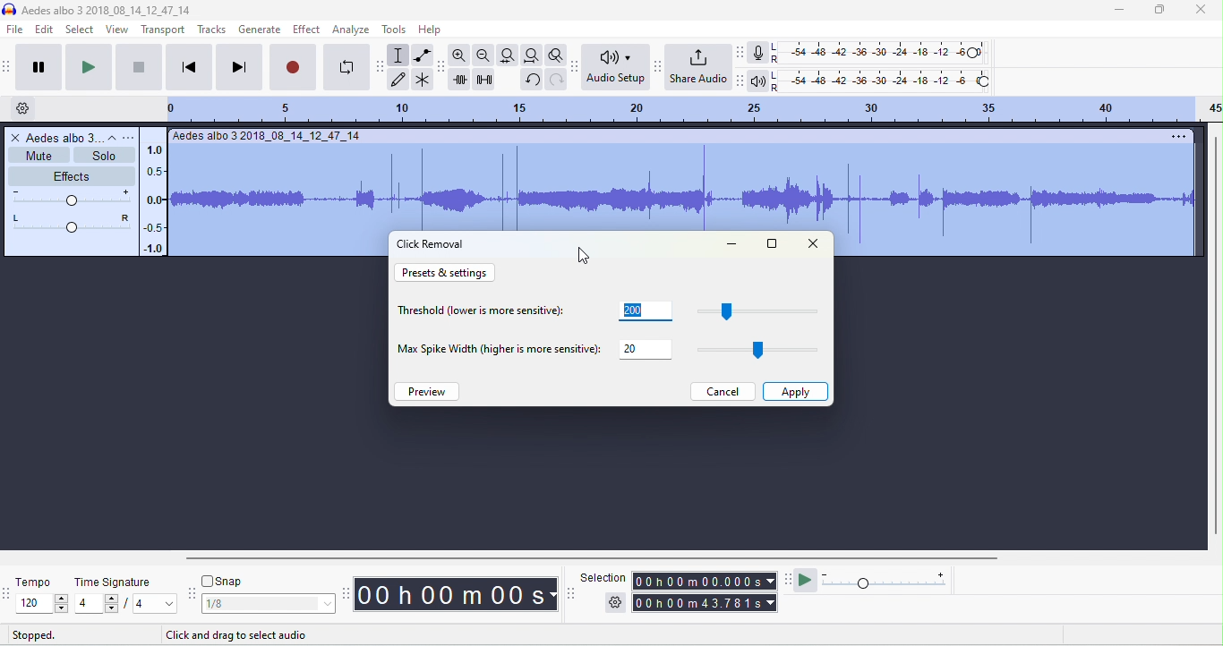  Describe the element at coordinates (41, 602) in the screenshot. I see `select tempo` at that location.